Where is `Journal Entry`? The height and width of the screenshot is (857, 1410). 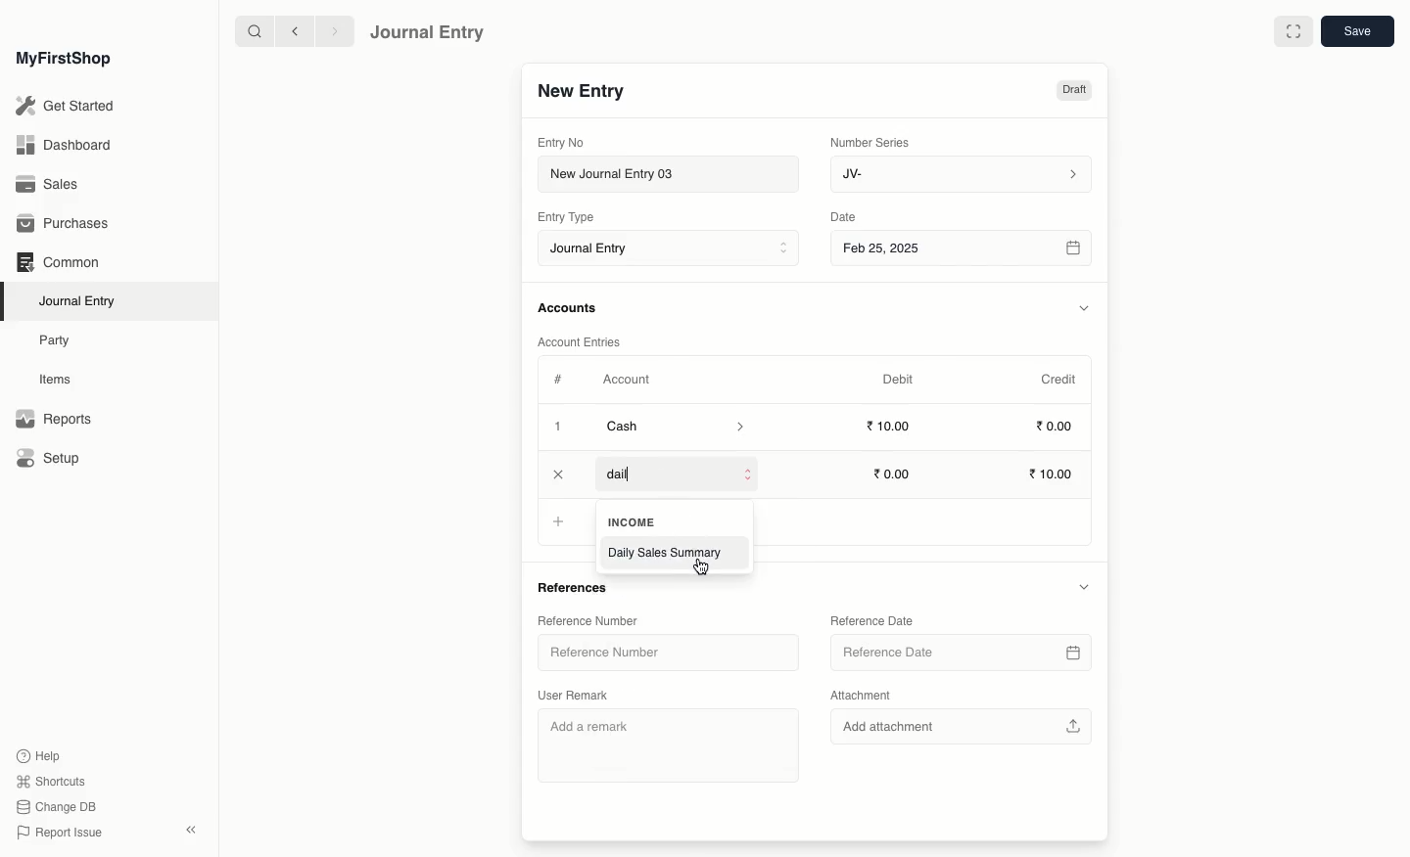 Journal Entry is located at coordinates (674, 249).